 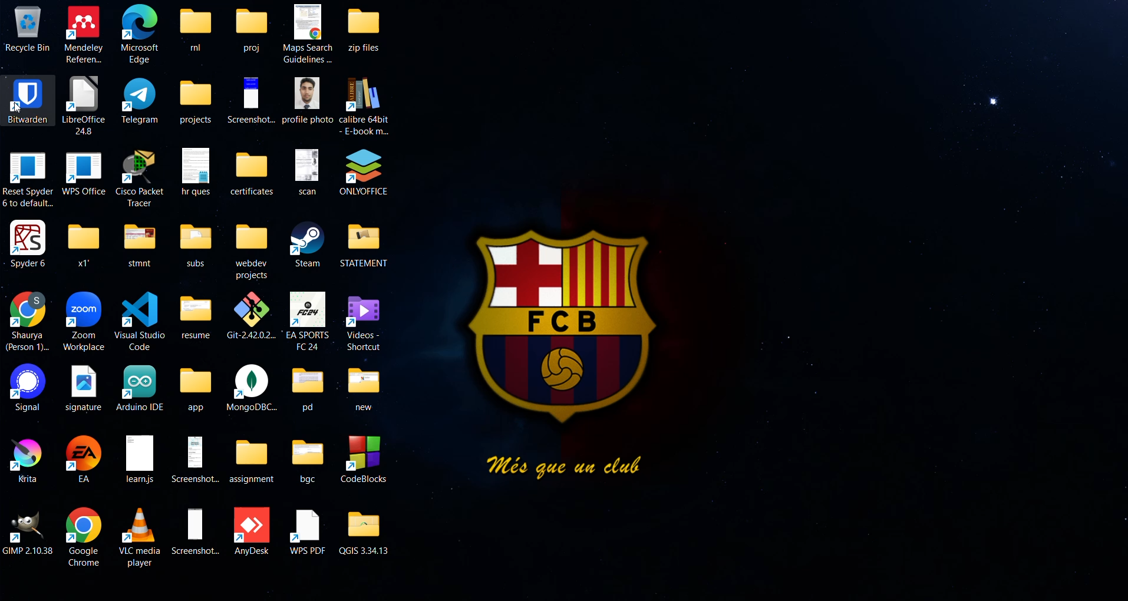 What do you see at coordinates (308, 321) in the screenshot?
I see `EA SPORTS FC24` at bounding box center [308, 321].